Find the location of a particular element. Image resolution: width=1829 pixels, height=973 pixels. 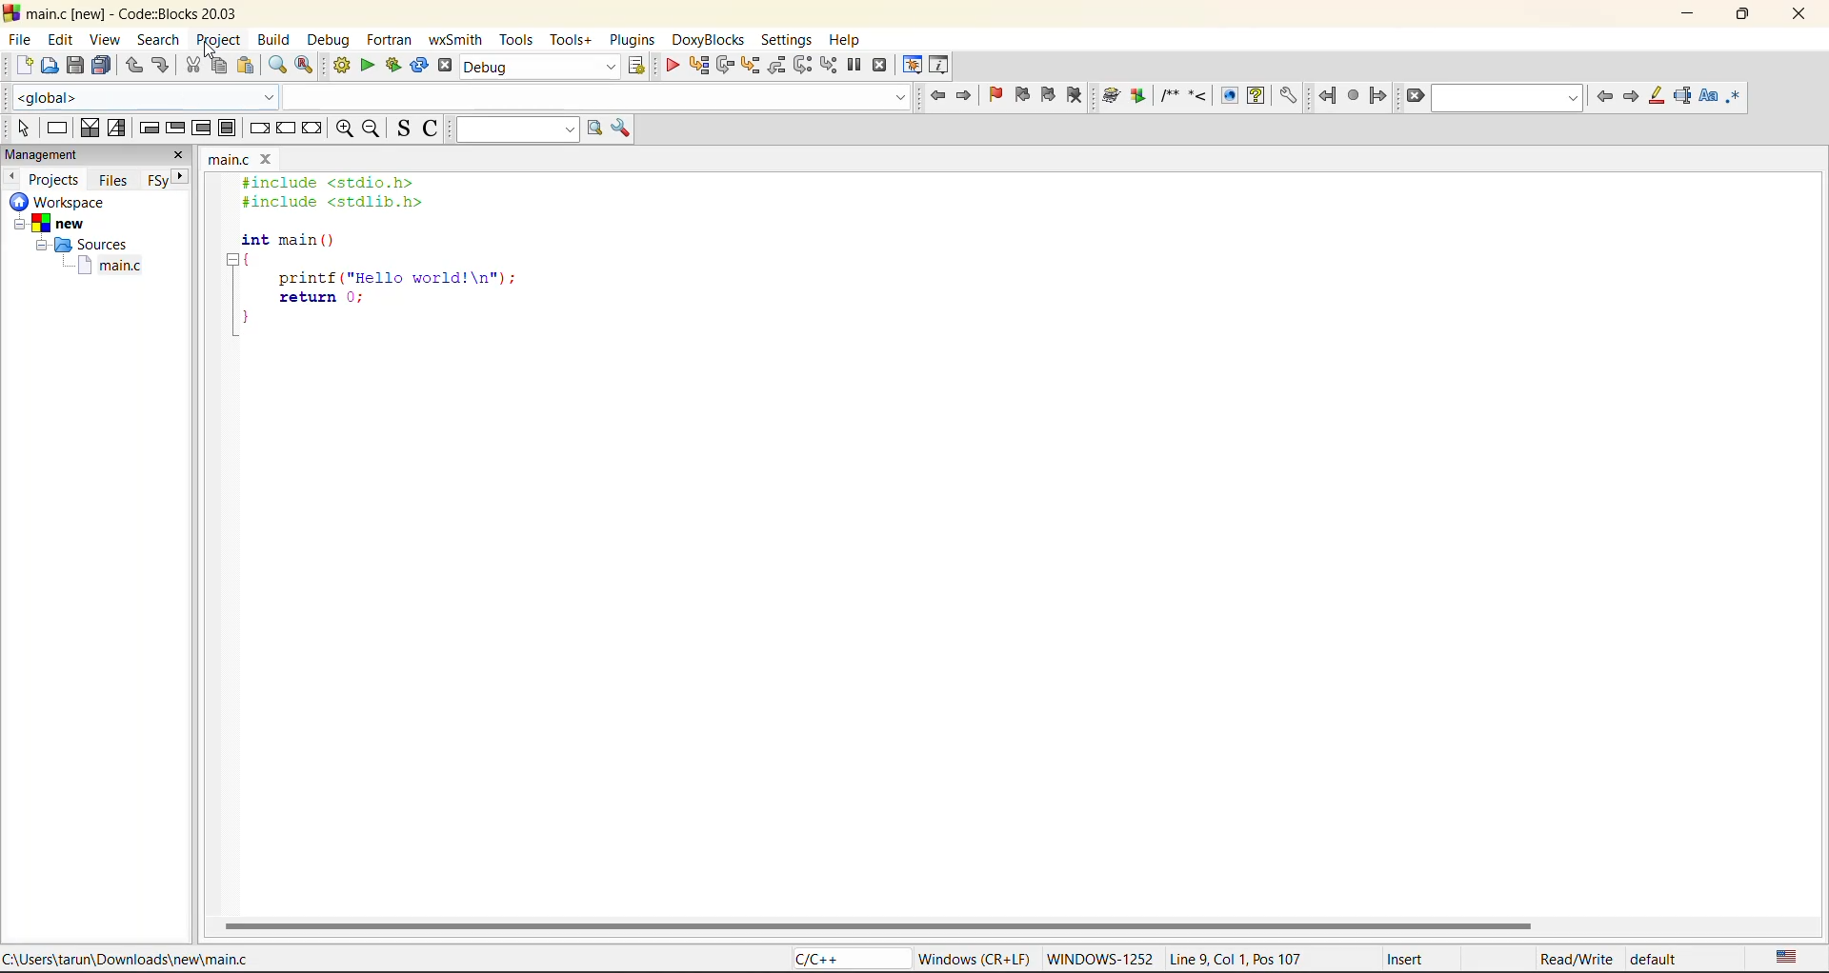

cursor is located at coordinates (208, 51).